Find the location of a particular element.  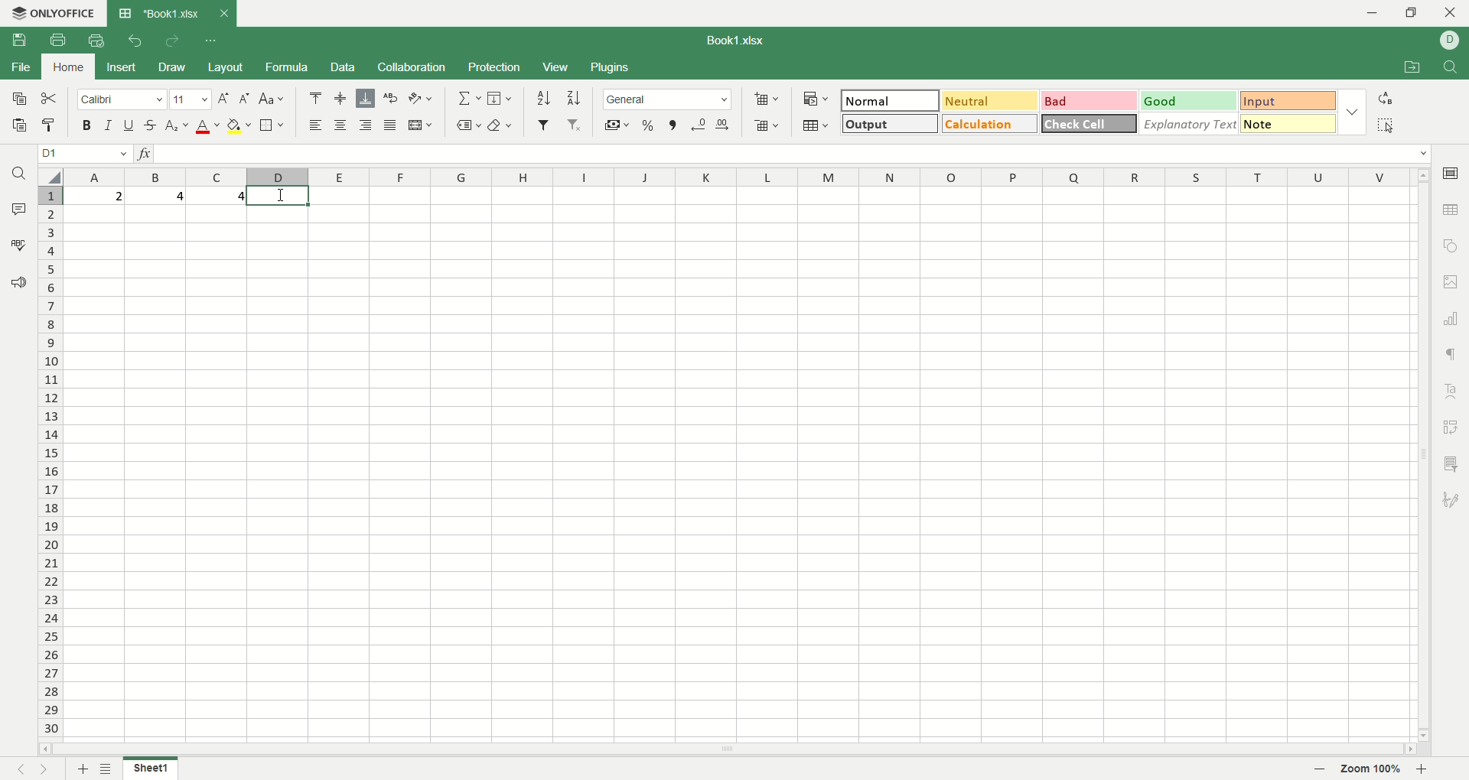

justified is located at coordinates (389, 126).